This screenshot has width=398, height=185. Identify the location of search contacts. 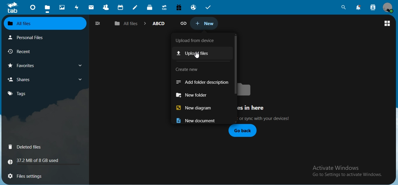
(372, 7).